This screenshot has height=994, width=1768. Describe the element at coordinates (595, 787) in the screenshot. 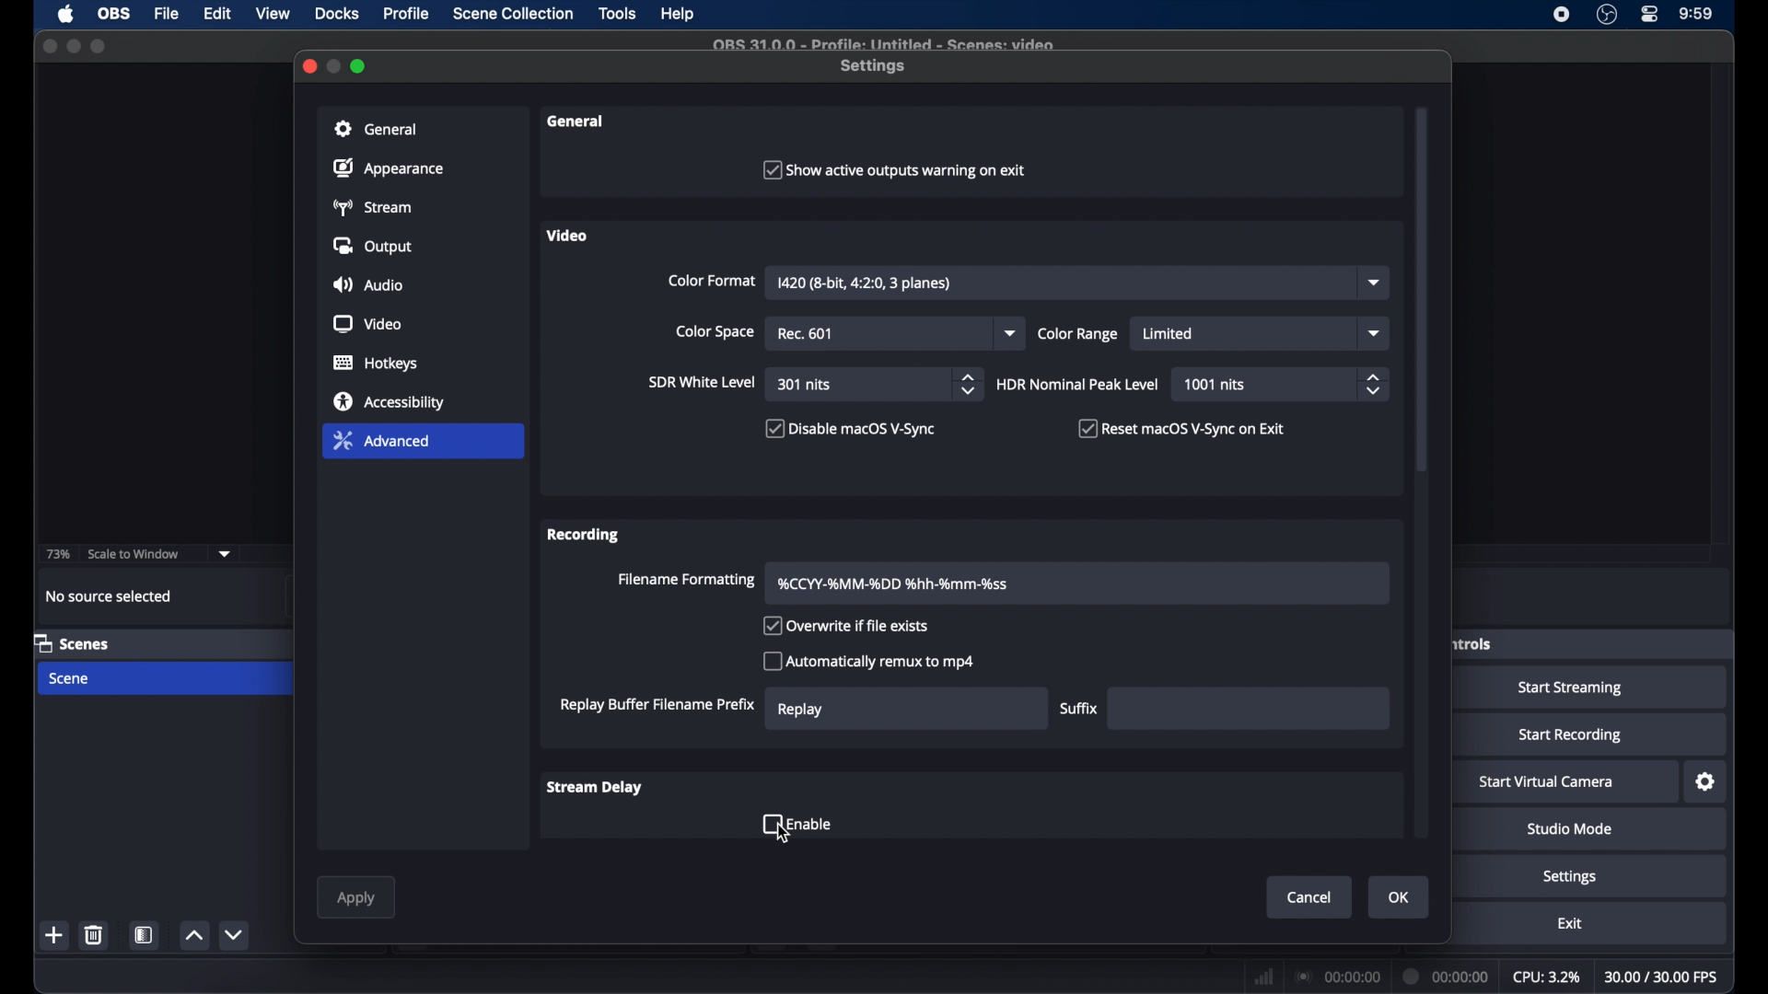

I see `stream delay` at that location.